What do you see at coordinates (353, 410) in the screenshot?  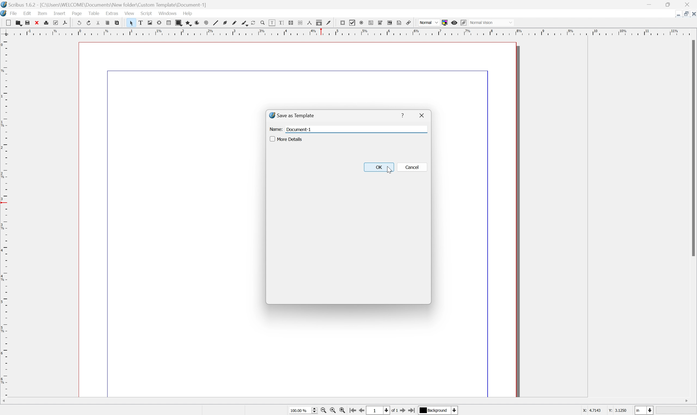 I see `Go to first page` at bounding box center [353, 410].